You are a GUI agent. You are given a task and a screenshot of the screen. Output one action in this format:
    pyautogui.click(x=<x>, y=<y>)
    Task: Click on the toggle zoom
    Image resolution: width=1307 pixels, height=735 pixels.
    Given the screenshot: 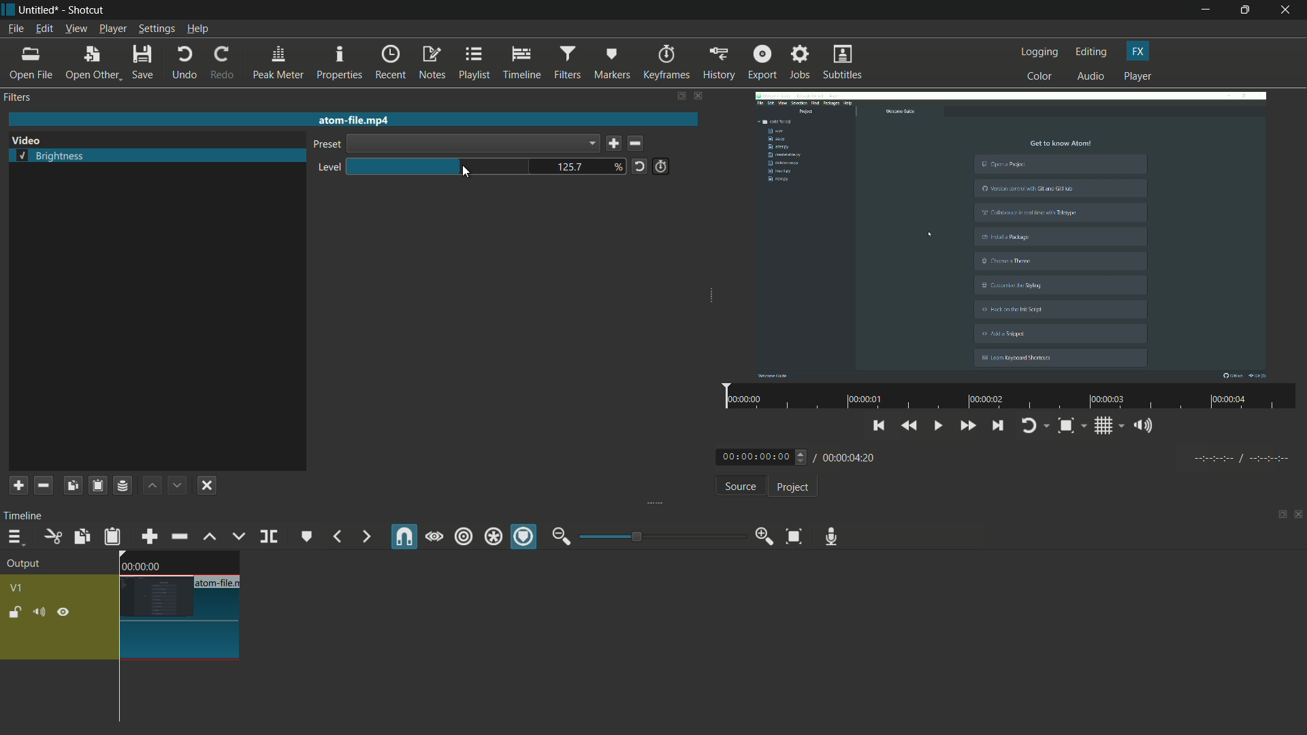 What is the action you would take?
    pyautogui.click(x=1071, y=427)
    